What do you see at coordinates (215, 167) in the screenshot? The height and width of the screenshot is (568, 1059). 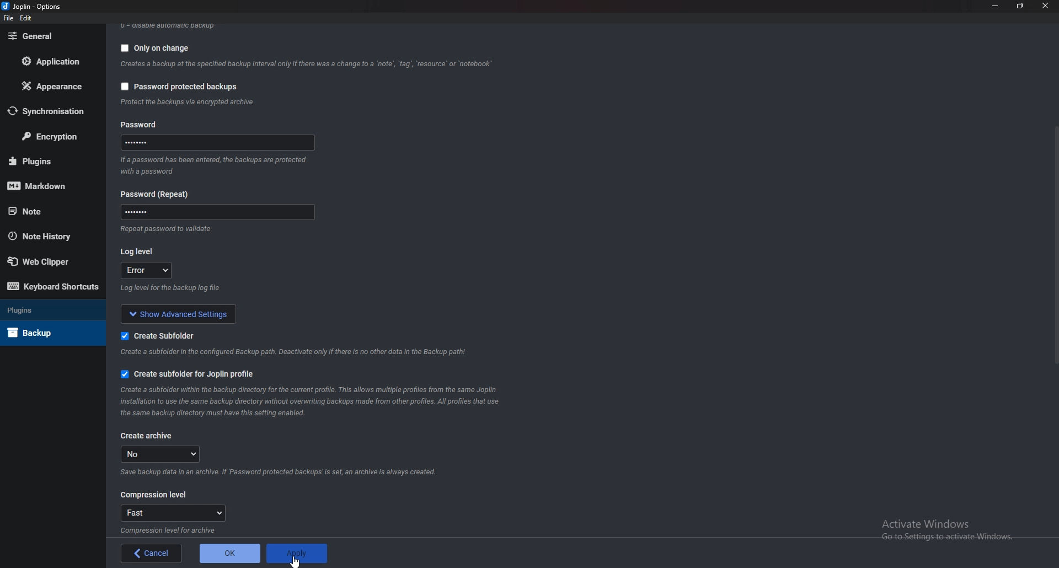 I see `Info on password` at bounding box center [215, 167].